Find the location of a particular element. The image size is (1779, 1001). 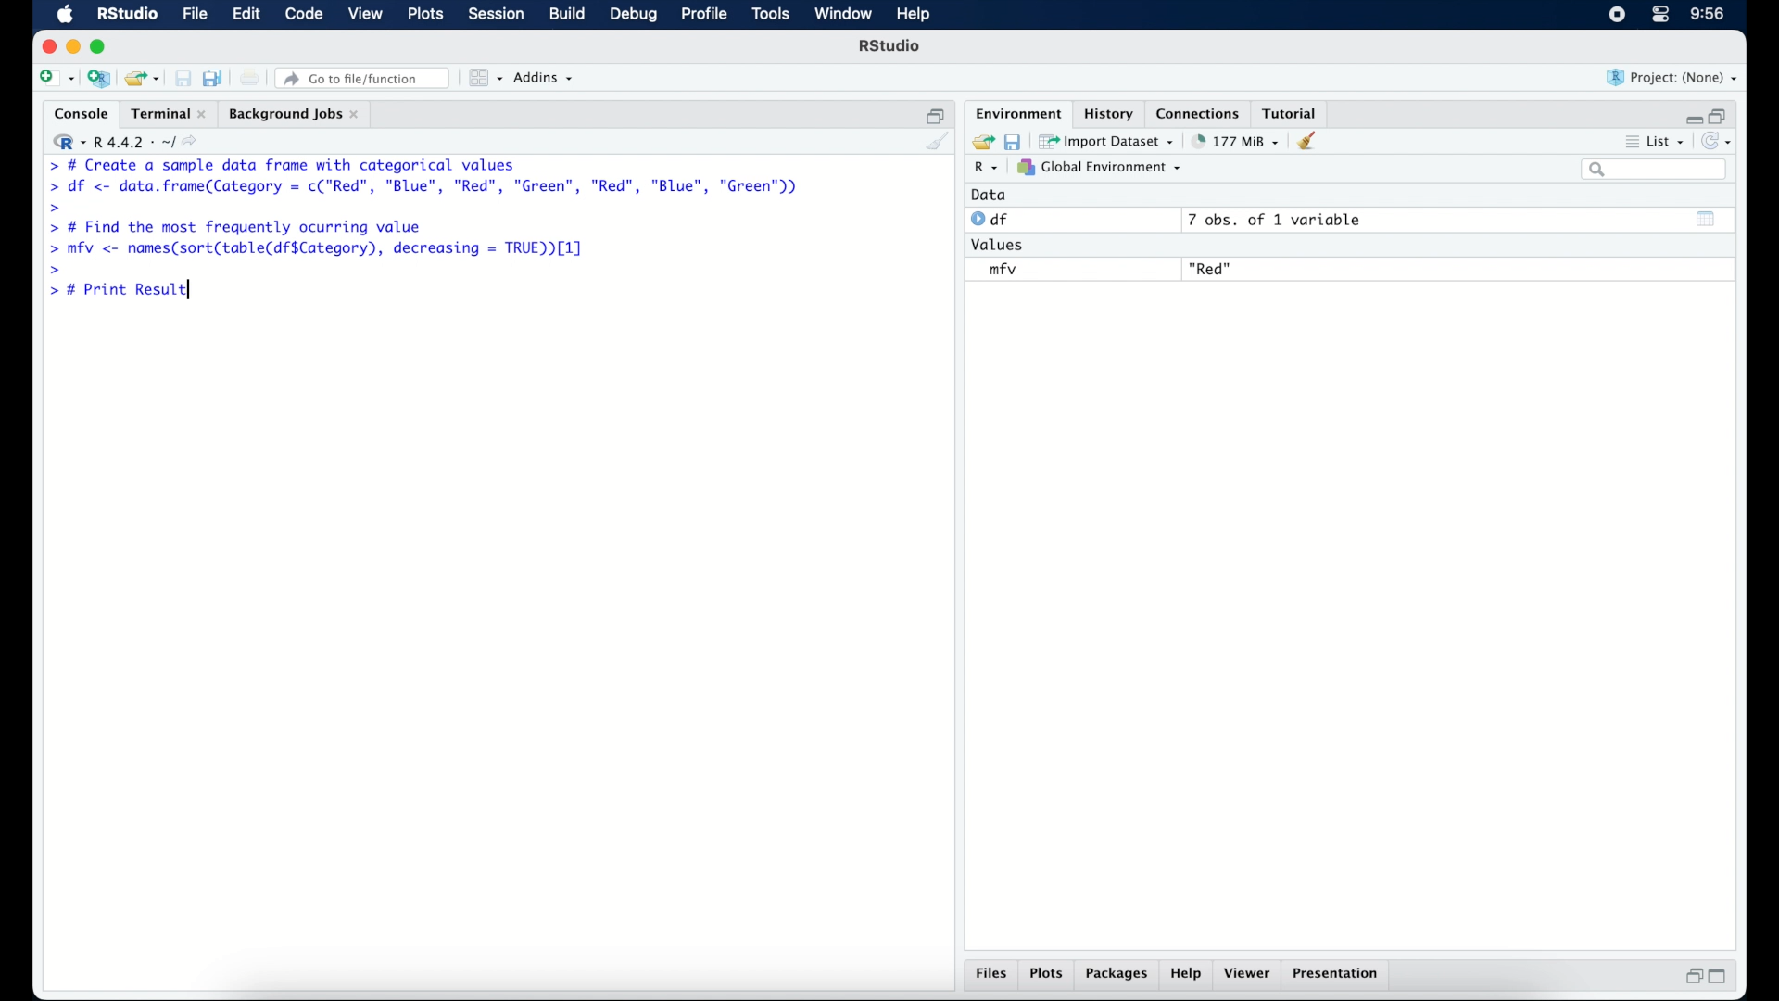

save is located at coordinates (1012, 142).